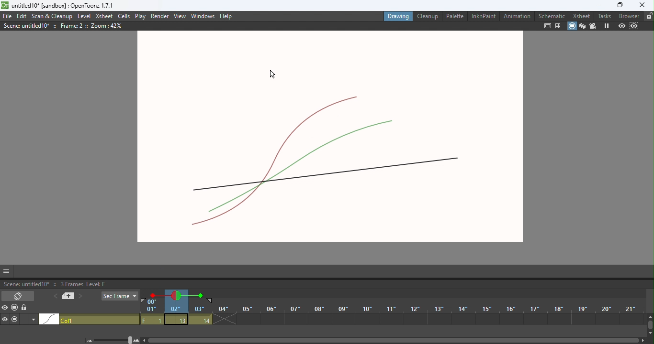  Describe the element at coordinates (6, 271) in the screenshot. I see `GUI show/hide` at that location.